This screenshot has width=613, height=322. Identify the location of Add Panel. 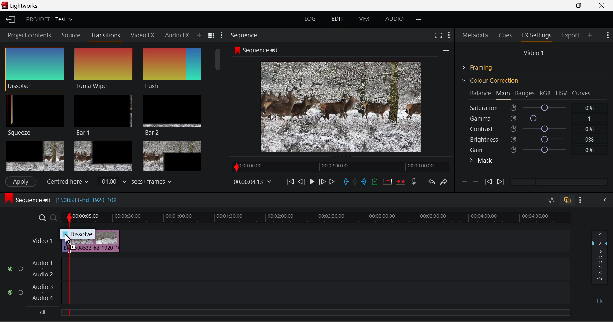
(590, 35).